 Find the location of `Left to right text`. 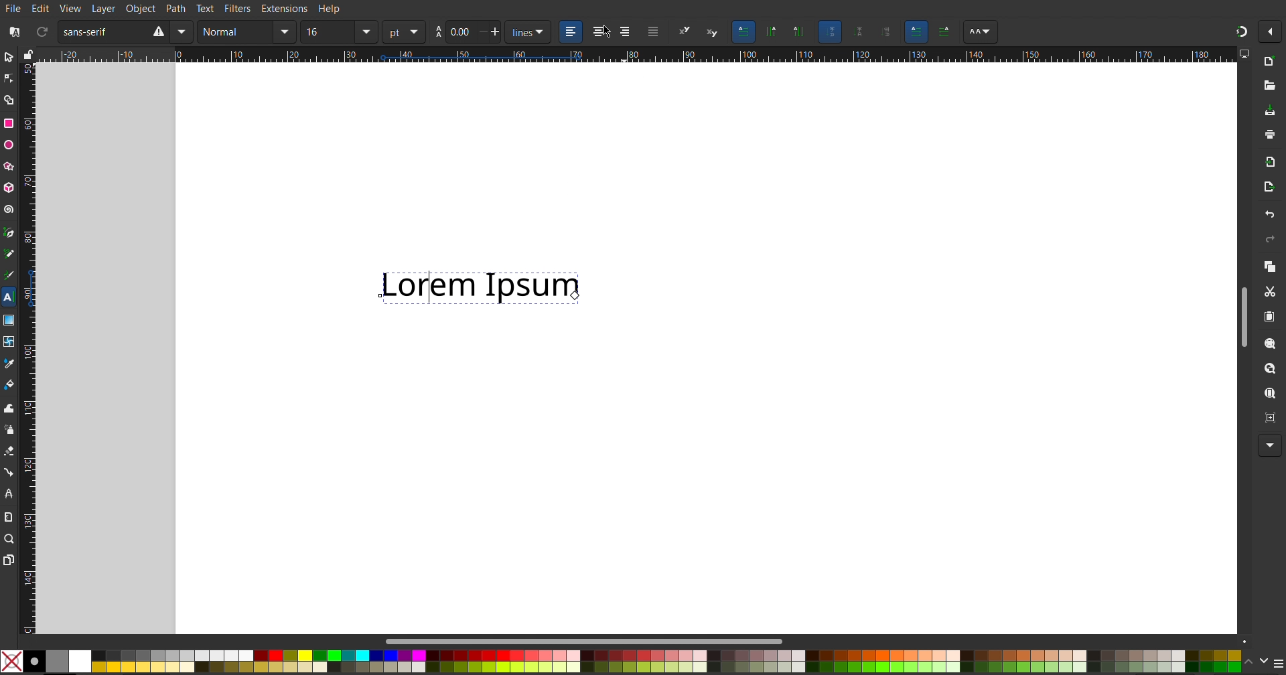

Left to right text is located at coordinates (914, 31).